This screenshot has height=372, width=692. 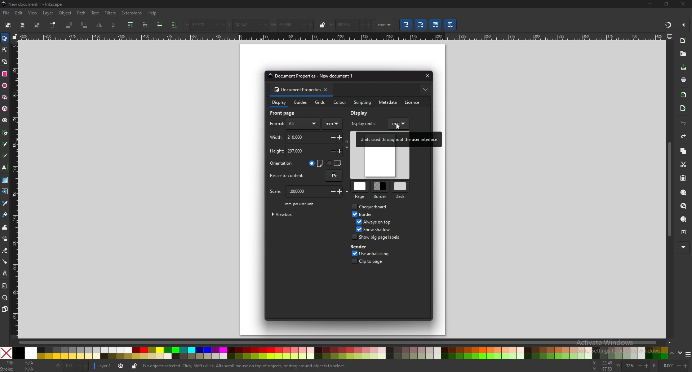 I want to click on -, so click(x=637, y=366).